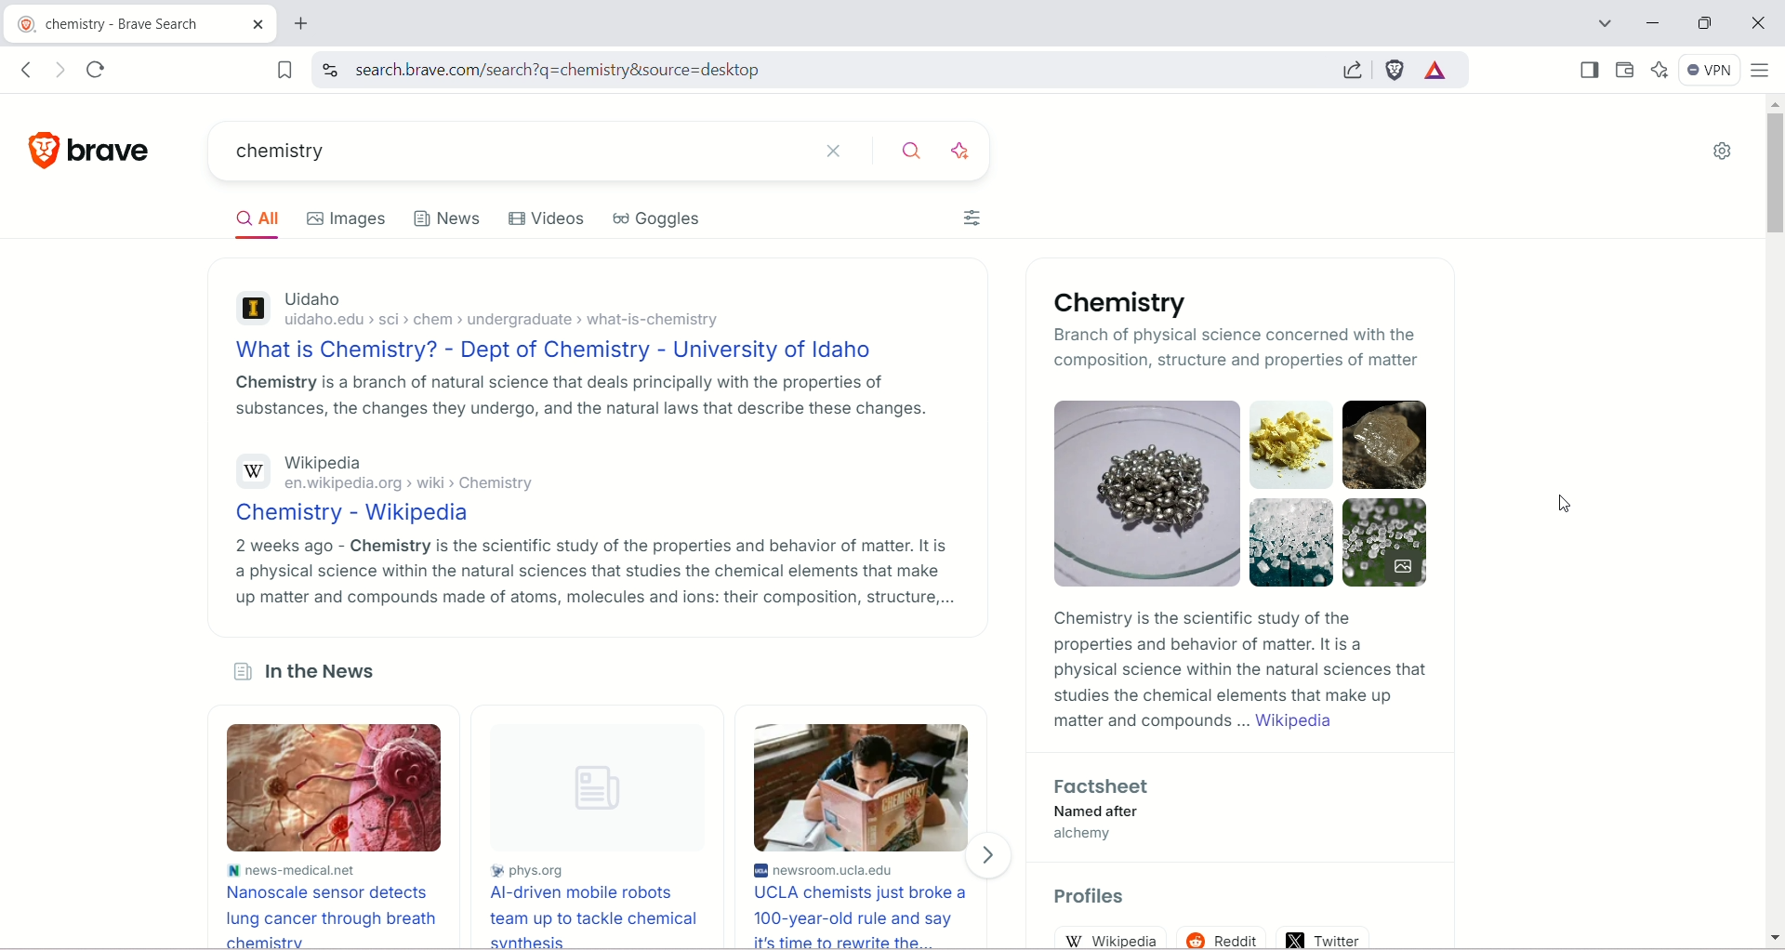 Image resolution: width=1785 pixels, height=950 pixels. Describe the element at coordinates (1708, 72) in the screenshot. I see `VPN` at that location.